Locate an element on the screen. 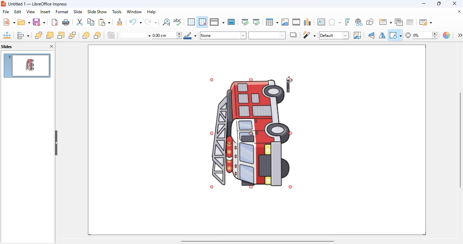 The image size is (463, 244). master slide is located at coordinates (231, 22).